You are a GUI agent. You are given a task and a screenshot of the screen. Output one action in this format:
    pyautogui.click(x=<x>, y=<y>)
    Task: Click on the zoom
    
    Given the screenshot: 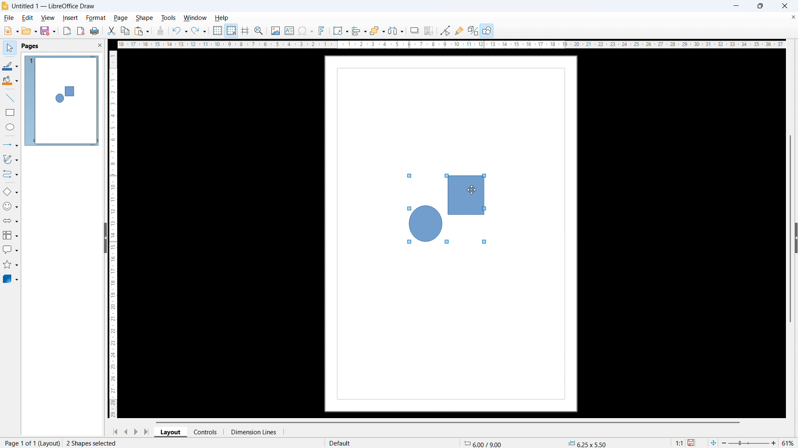 What is the action you would take?
    pyautogui.click(x=259, y=31)
    